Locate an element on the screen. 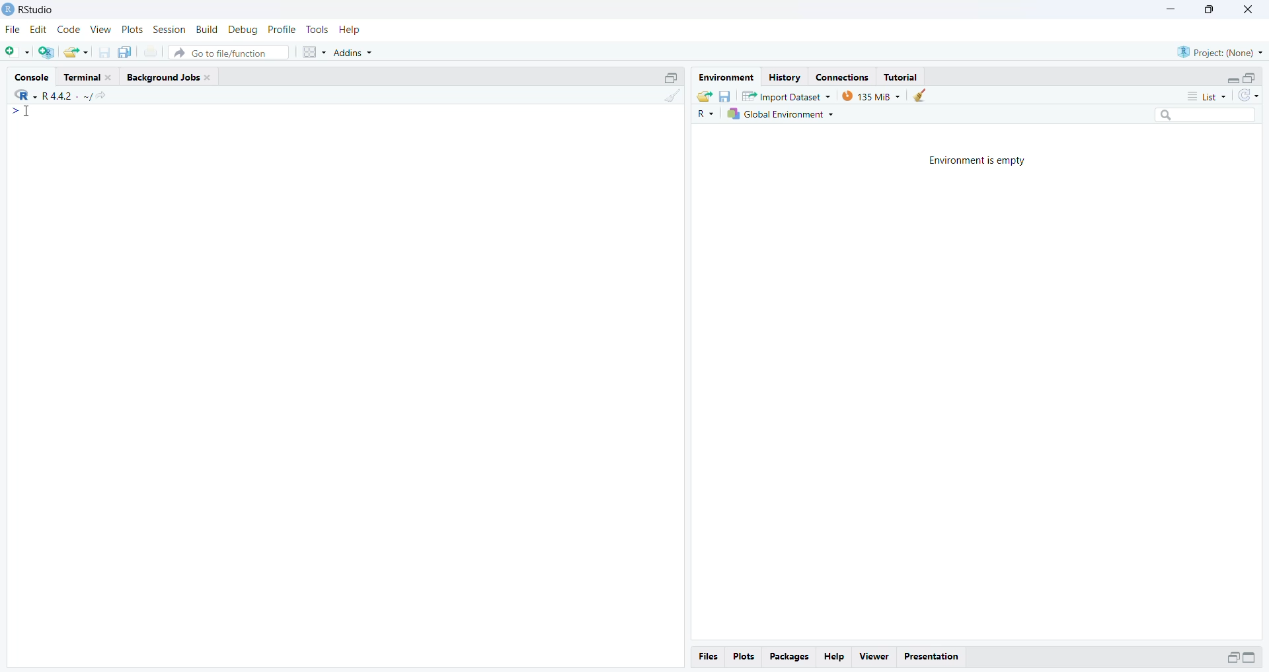 The height and width of the screenshot is (672, 1269). R.4.4.2~/ is located at coordinates (62, 94).